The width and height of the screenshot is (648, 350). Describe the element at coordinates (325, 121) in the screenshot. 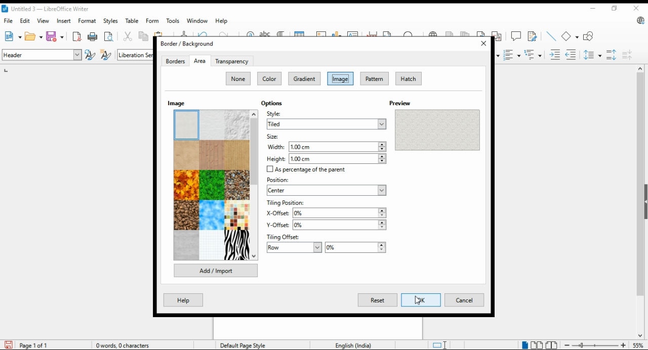

I see `style` at that location.